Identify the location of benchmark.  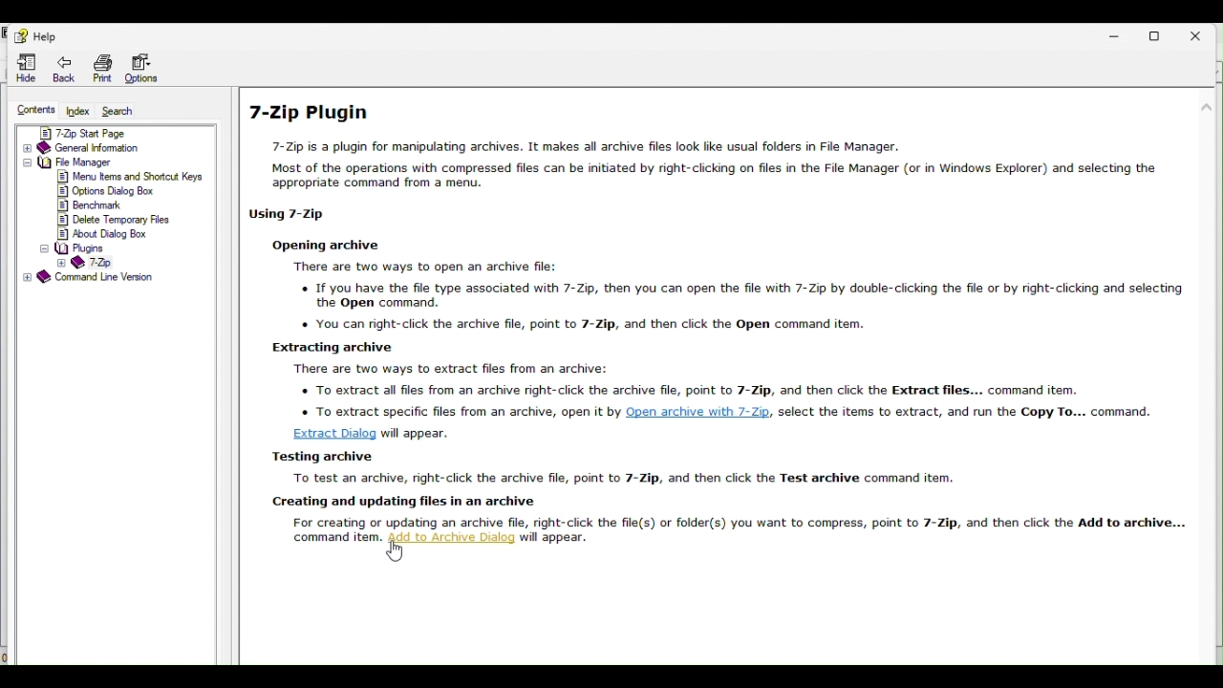
(97, 204).